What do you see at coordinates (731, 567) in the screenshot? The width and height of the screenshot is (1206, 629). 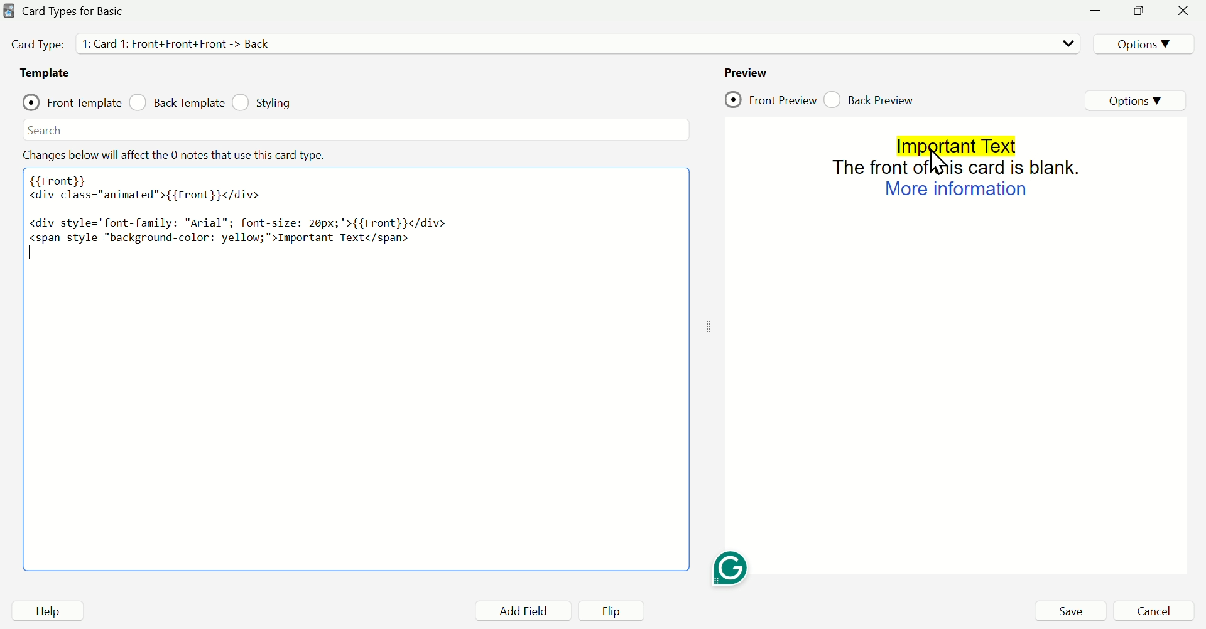 I see `Grammarly` at bounding box center [731, 567].